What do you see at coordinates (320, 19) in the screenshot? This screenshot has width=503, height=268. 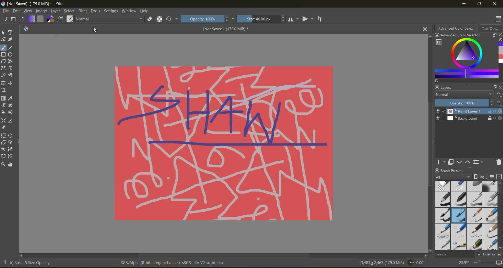 I see `wrap around mode` at bounding box center [320, 19].